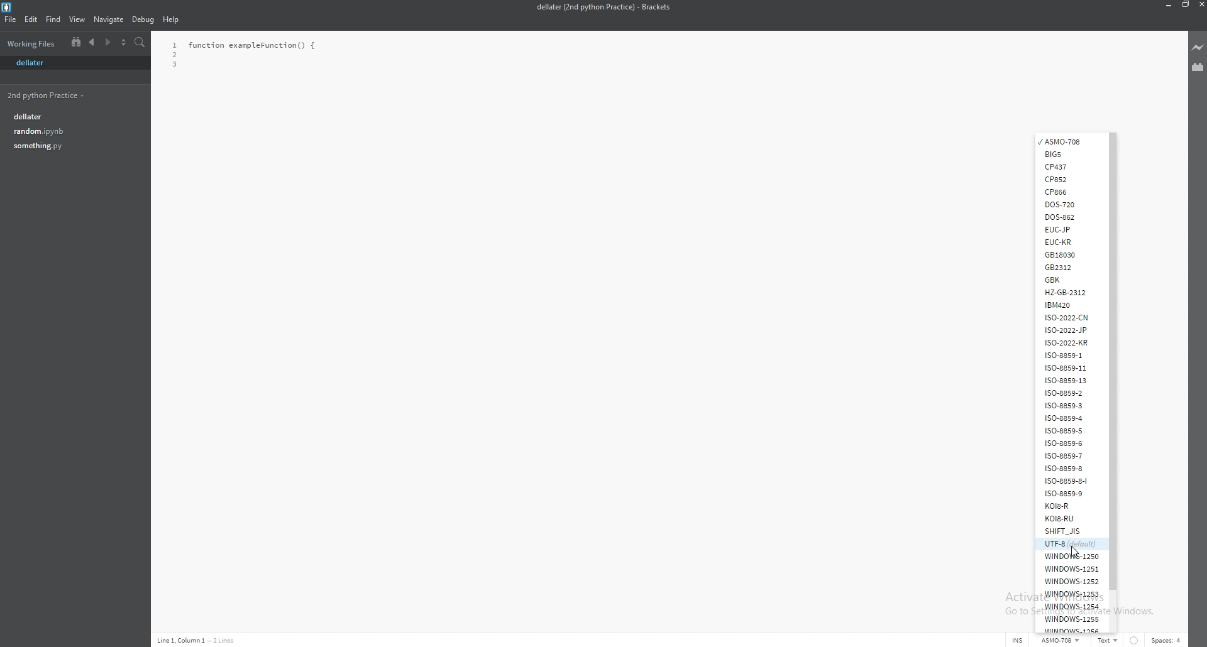 This screenshot has width=1207, height=647. Describe the element at coordinates (1071, 292) in the screenshot. I see `hz-gb-2312` at that location.